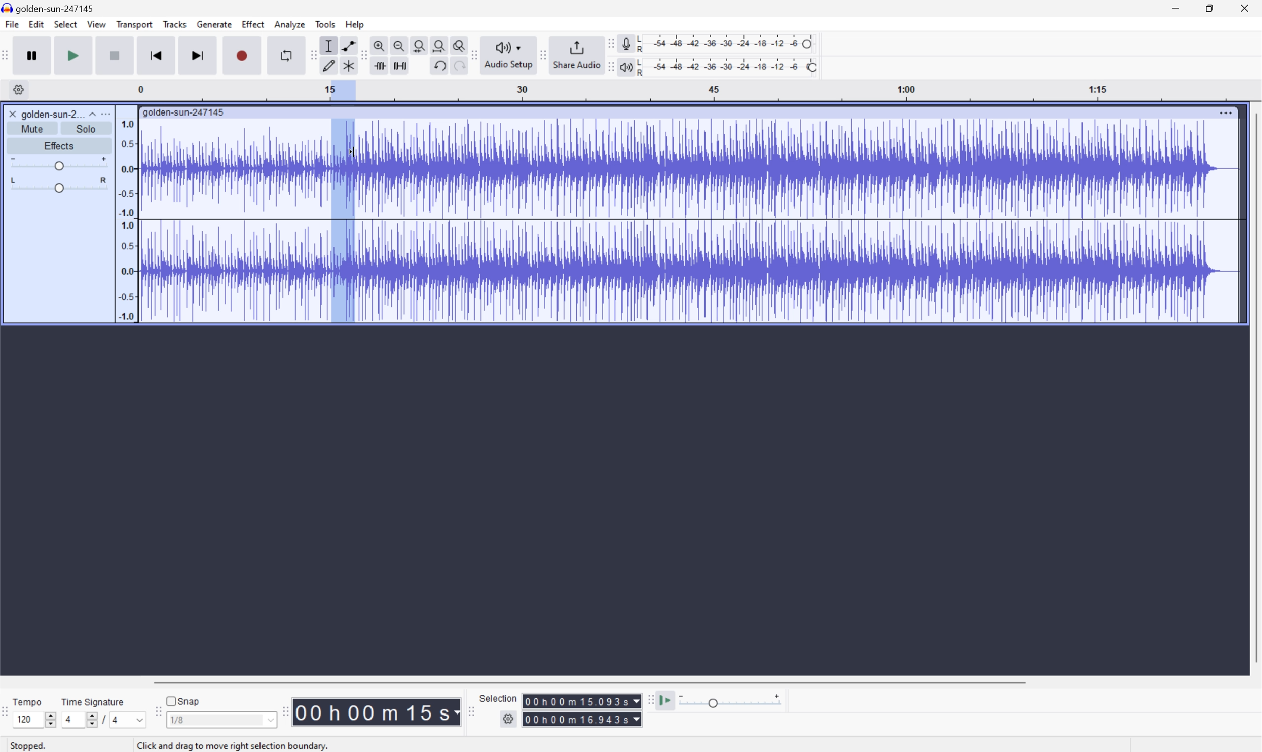  Describe the element at coordinates (379, 46) in the screenshot. I see `Zoom in` at that location.